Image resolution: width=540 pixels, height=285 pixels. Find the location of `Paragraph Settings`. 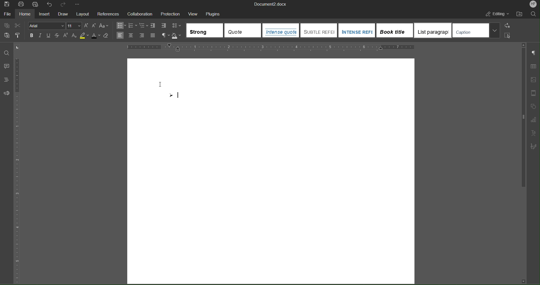

Paragraph Settings is located at coordinates (533, 54).